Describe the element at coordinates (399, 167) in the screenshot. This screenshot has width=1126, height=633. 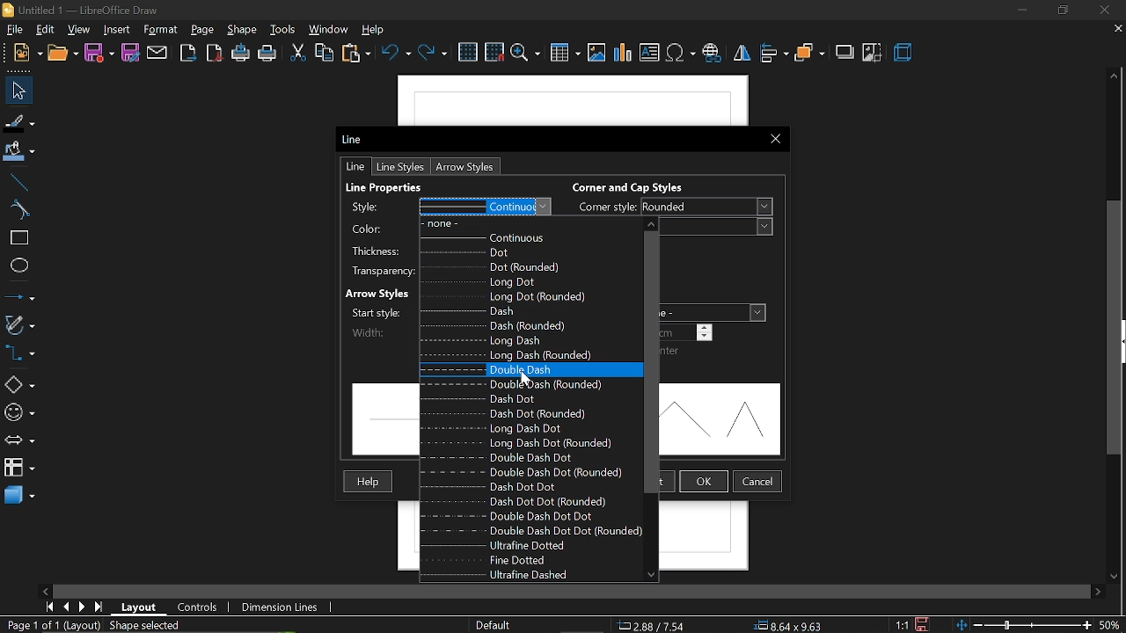
I see `line styles` at that location.